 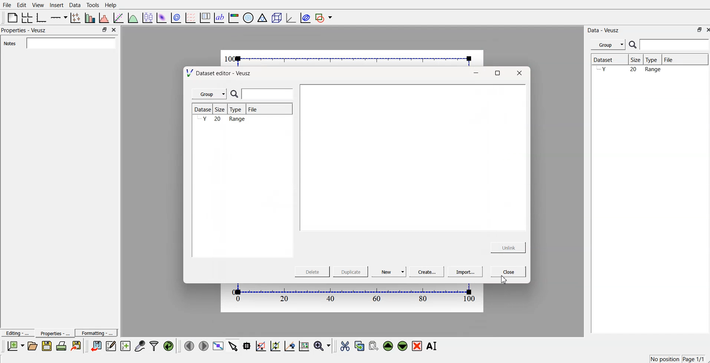 I want to click on plot a vector field, so click(x=191, y=17).